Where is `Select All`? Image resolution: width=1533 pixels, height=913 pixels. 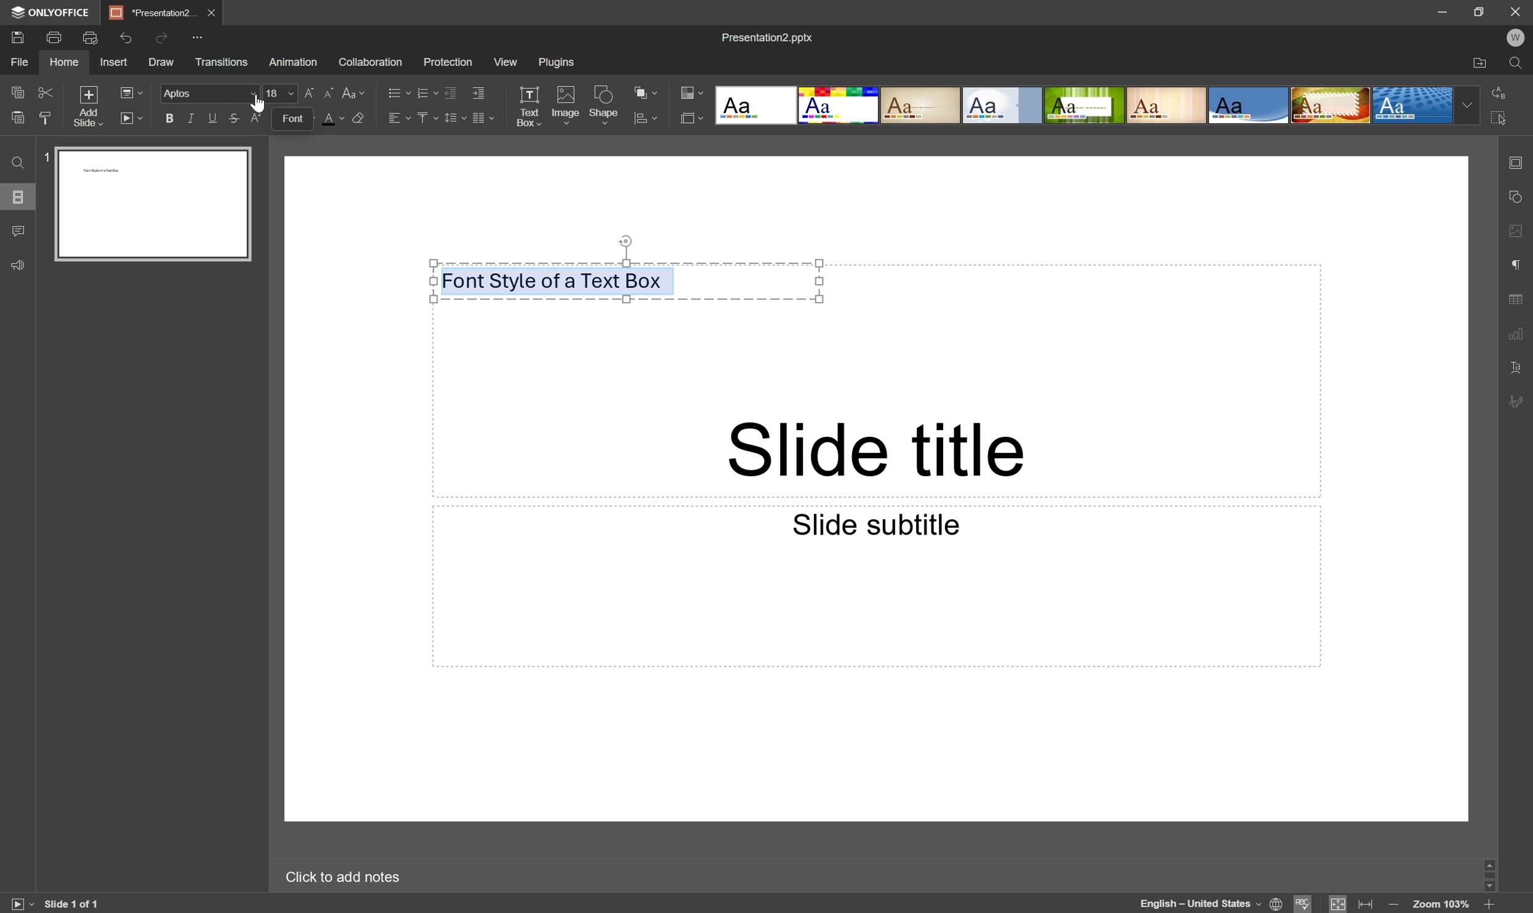
Select All is located at coordinates (1499, 118).